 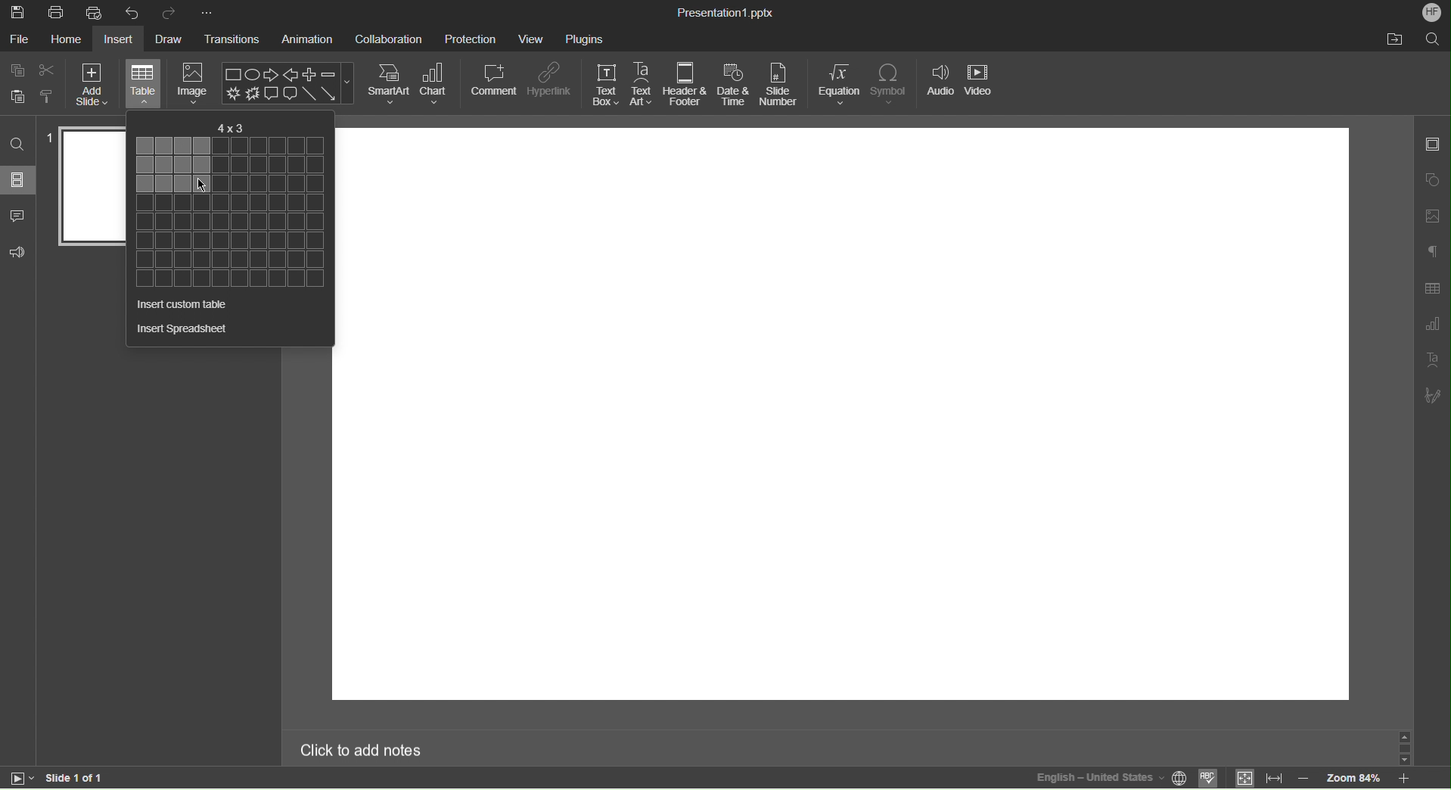 What do you see at coordinates (1433, 13) in the screenshot?
I see `Account` at bounding box center [1433, 13].